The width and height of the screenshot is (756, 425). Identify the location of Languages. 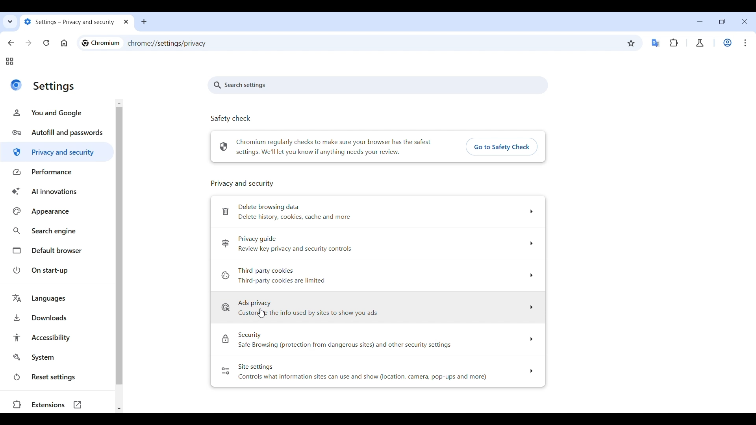
(59, 298).